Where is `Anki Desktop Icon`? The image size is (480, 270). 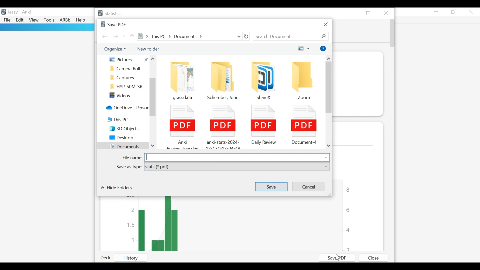 Anki Desktop Icon is located at coordinates (4, 11).